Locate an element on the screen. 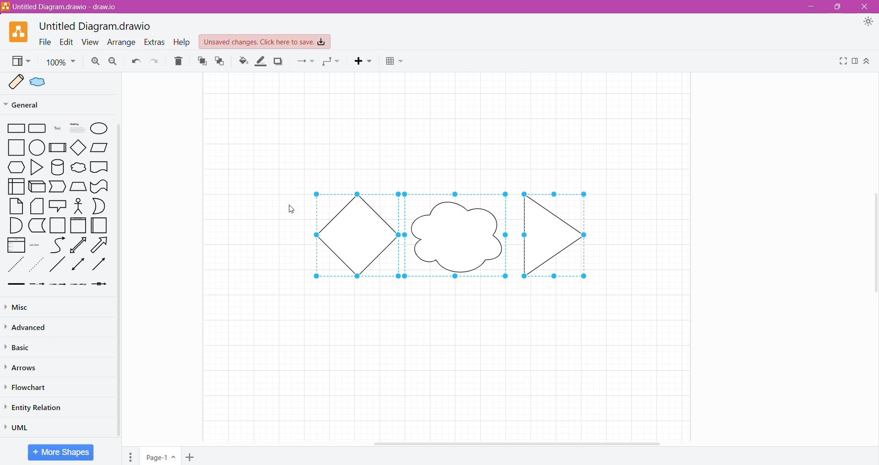  Edit is located at coordinates (66, 42).